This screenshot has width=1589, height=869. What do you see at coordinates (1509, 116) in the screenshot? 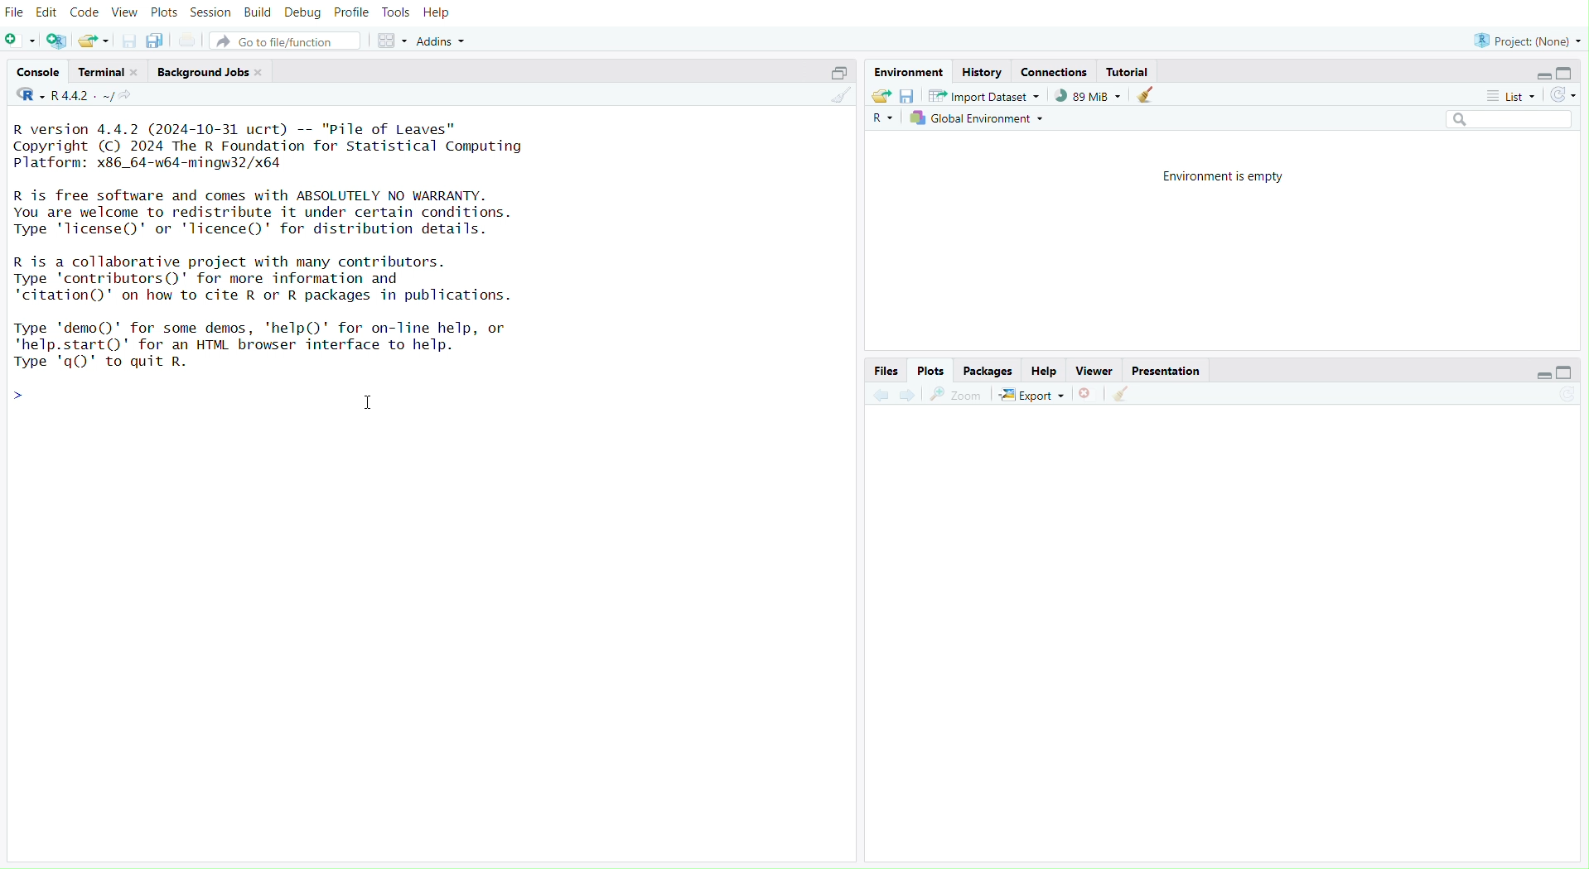
I see `Search bar` at bounding box center [1509, 116].